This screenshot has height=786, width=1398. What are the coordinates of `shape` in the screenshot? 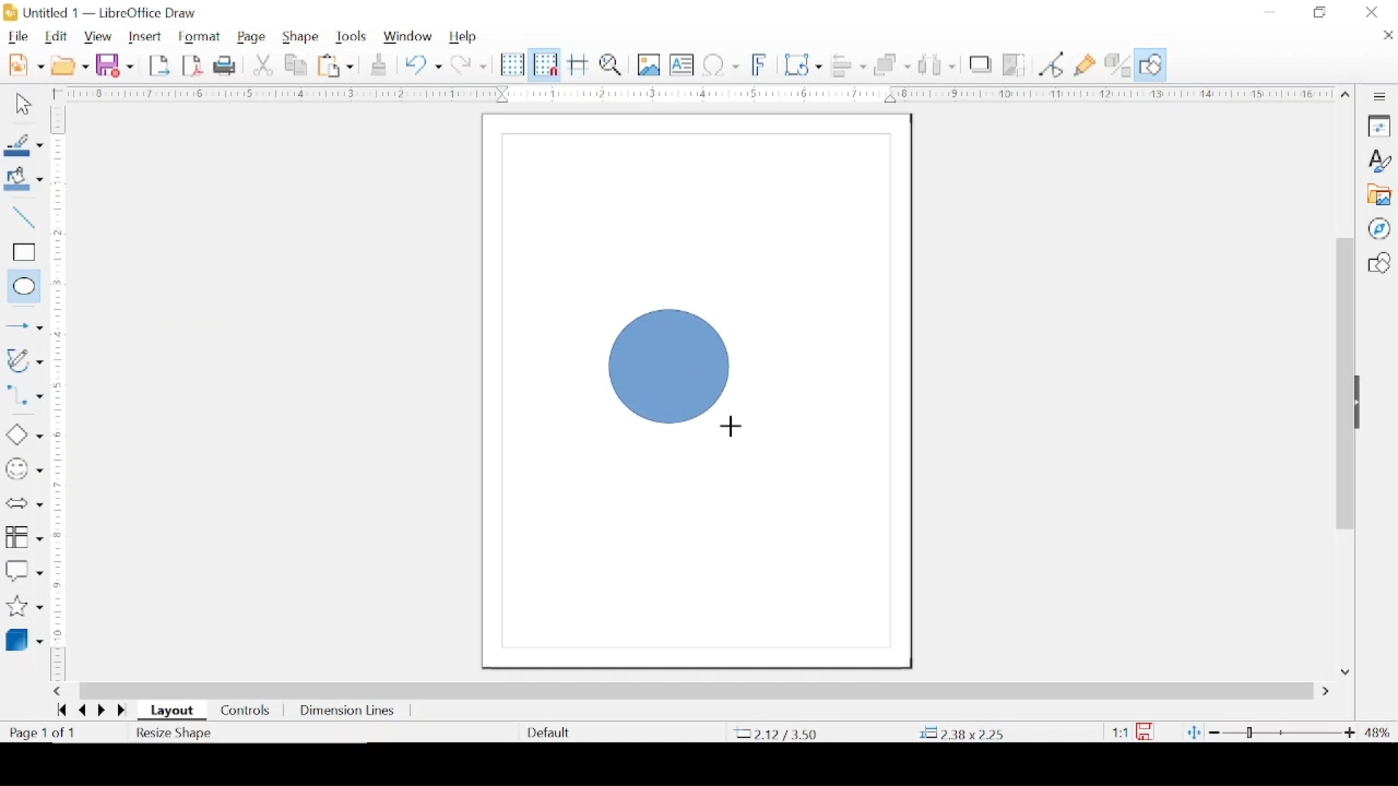 It's located at (302, 37).